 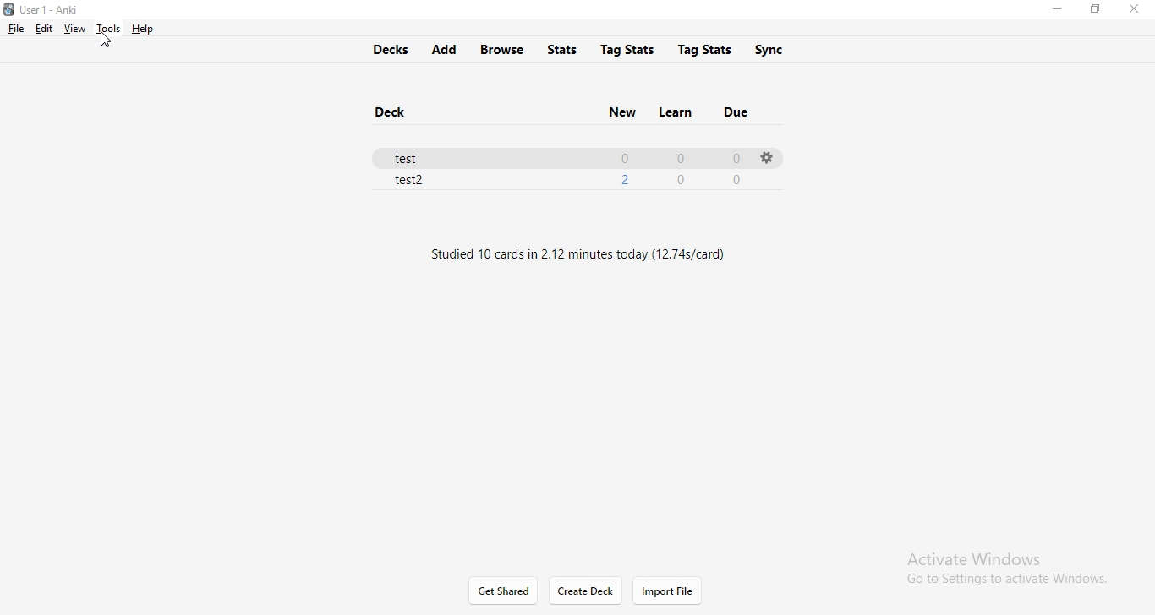 What do you see at coordinates (1097, 11) in the screenshot?
I see `restore` at bounding box center [1097, 11].